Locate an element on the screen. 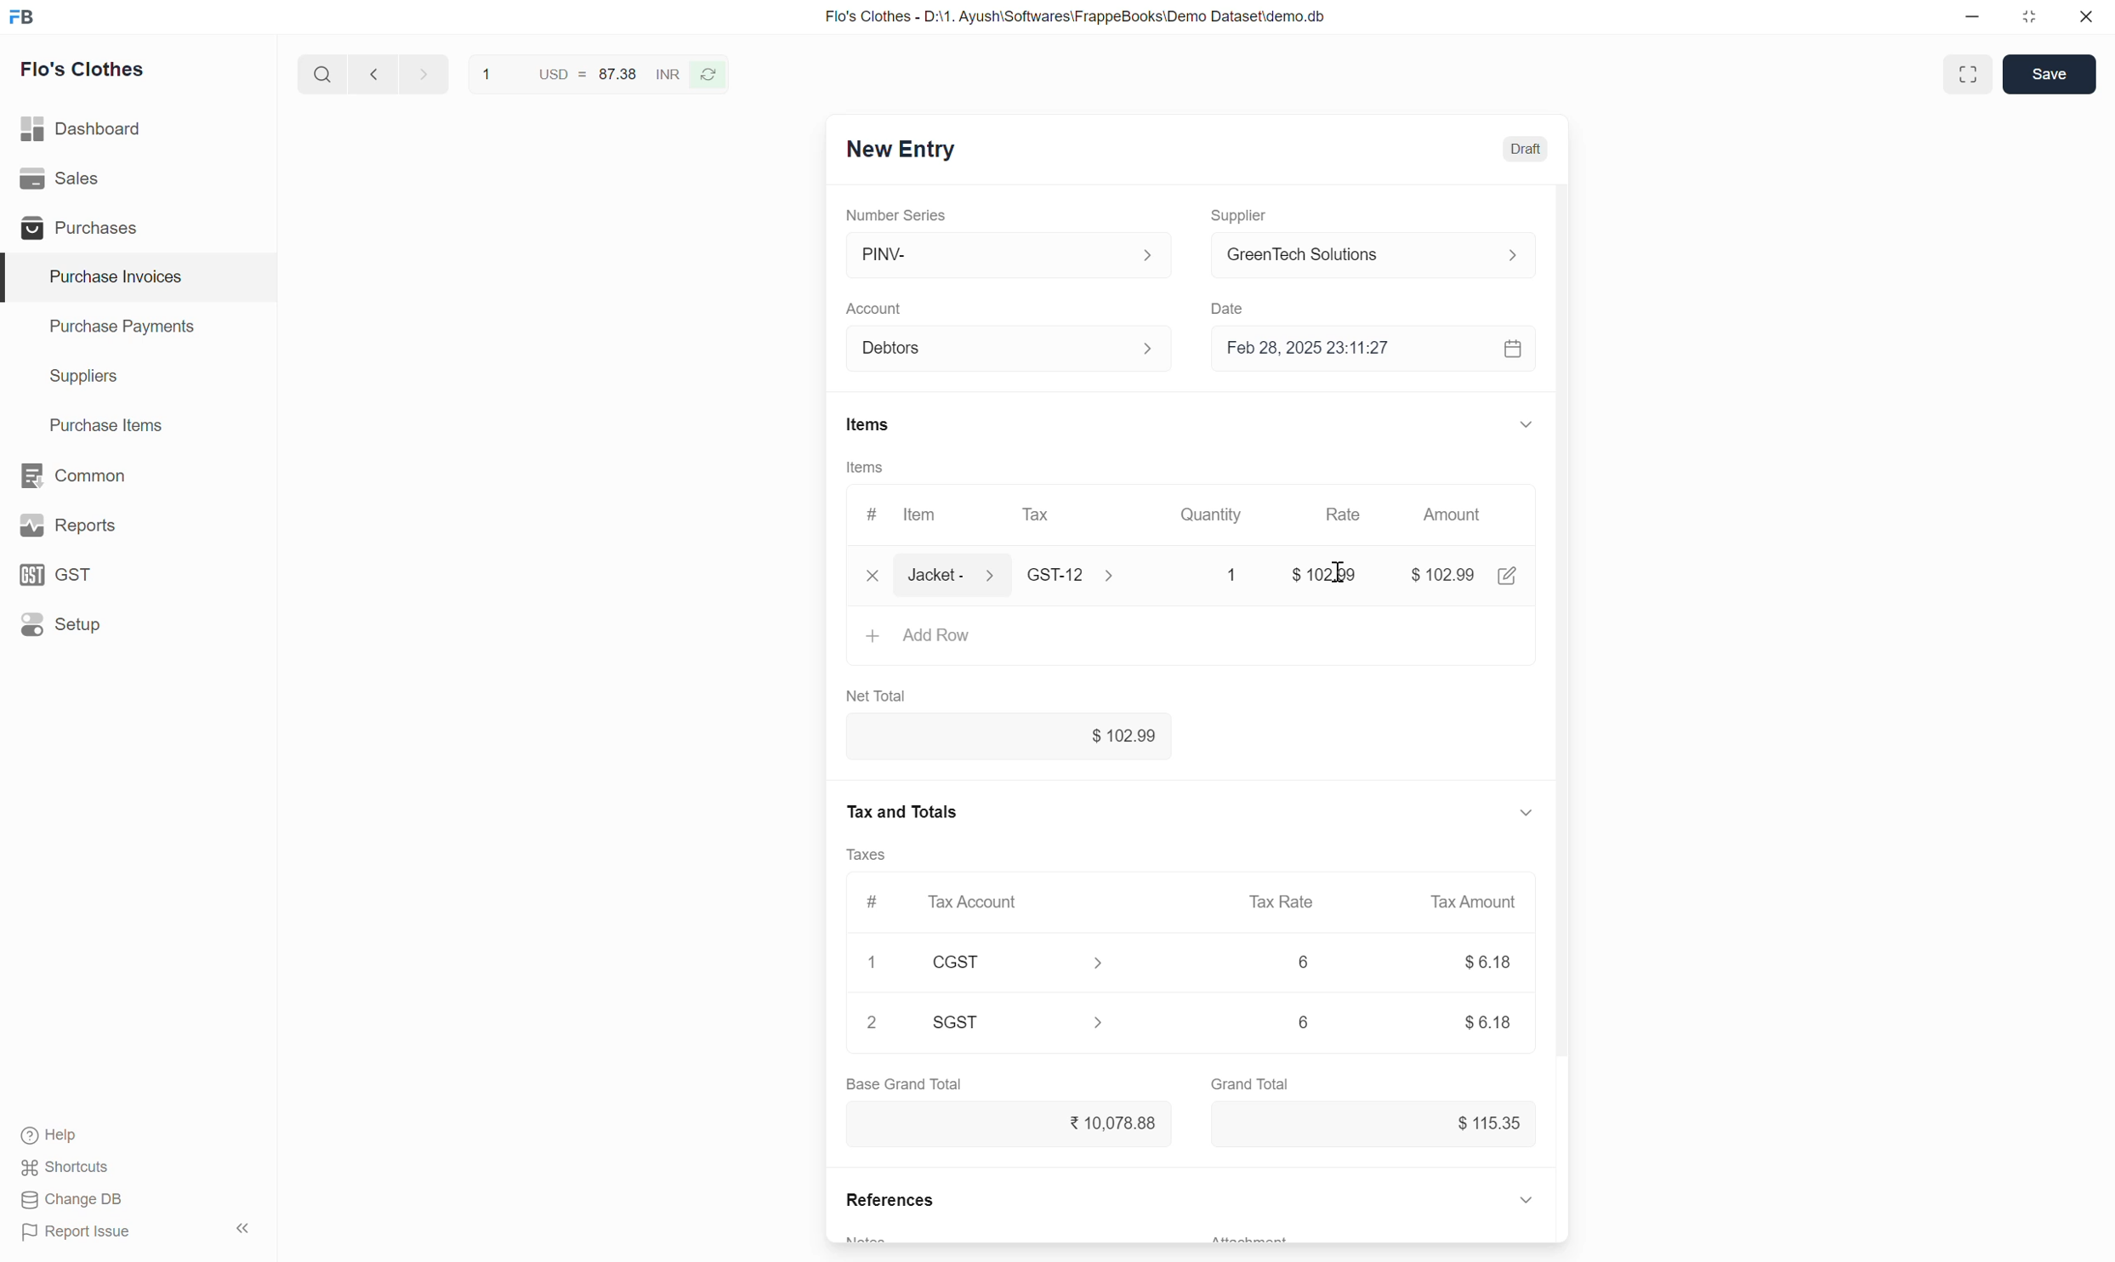 The image size is (2115, 1262). Toggle between form and full width is located at coordinates (1969, 74).